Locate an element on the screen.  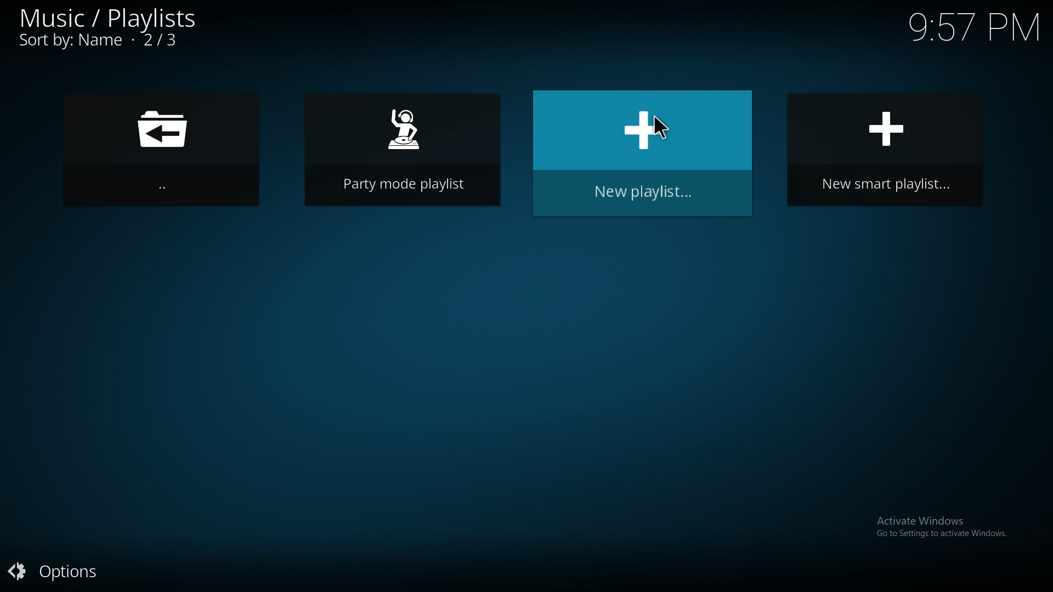
party mode playlist is located at coordinates (403, 148).